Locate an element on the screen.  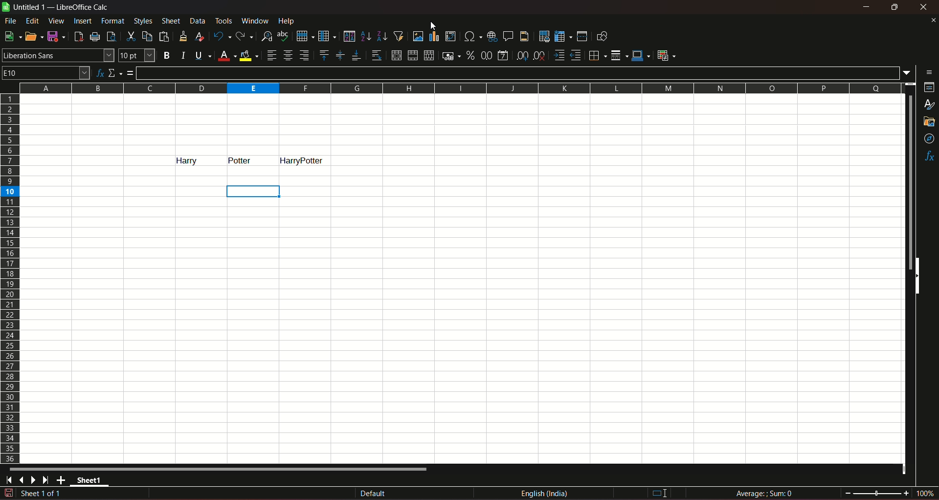
merge and center is located at coordinates (396, 55).